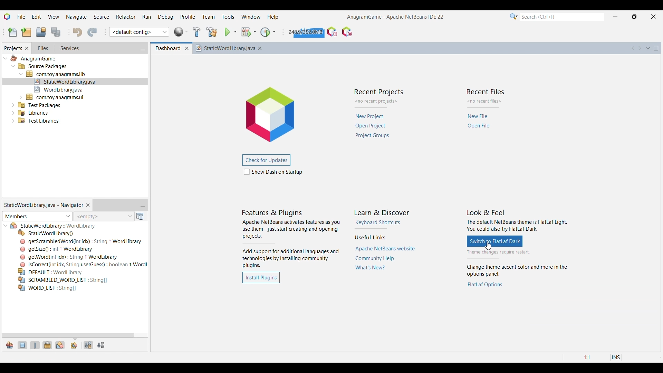 This screenshot has width=663, height=373. I want to click on Current selection, so click(13, 48).